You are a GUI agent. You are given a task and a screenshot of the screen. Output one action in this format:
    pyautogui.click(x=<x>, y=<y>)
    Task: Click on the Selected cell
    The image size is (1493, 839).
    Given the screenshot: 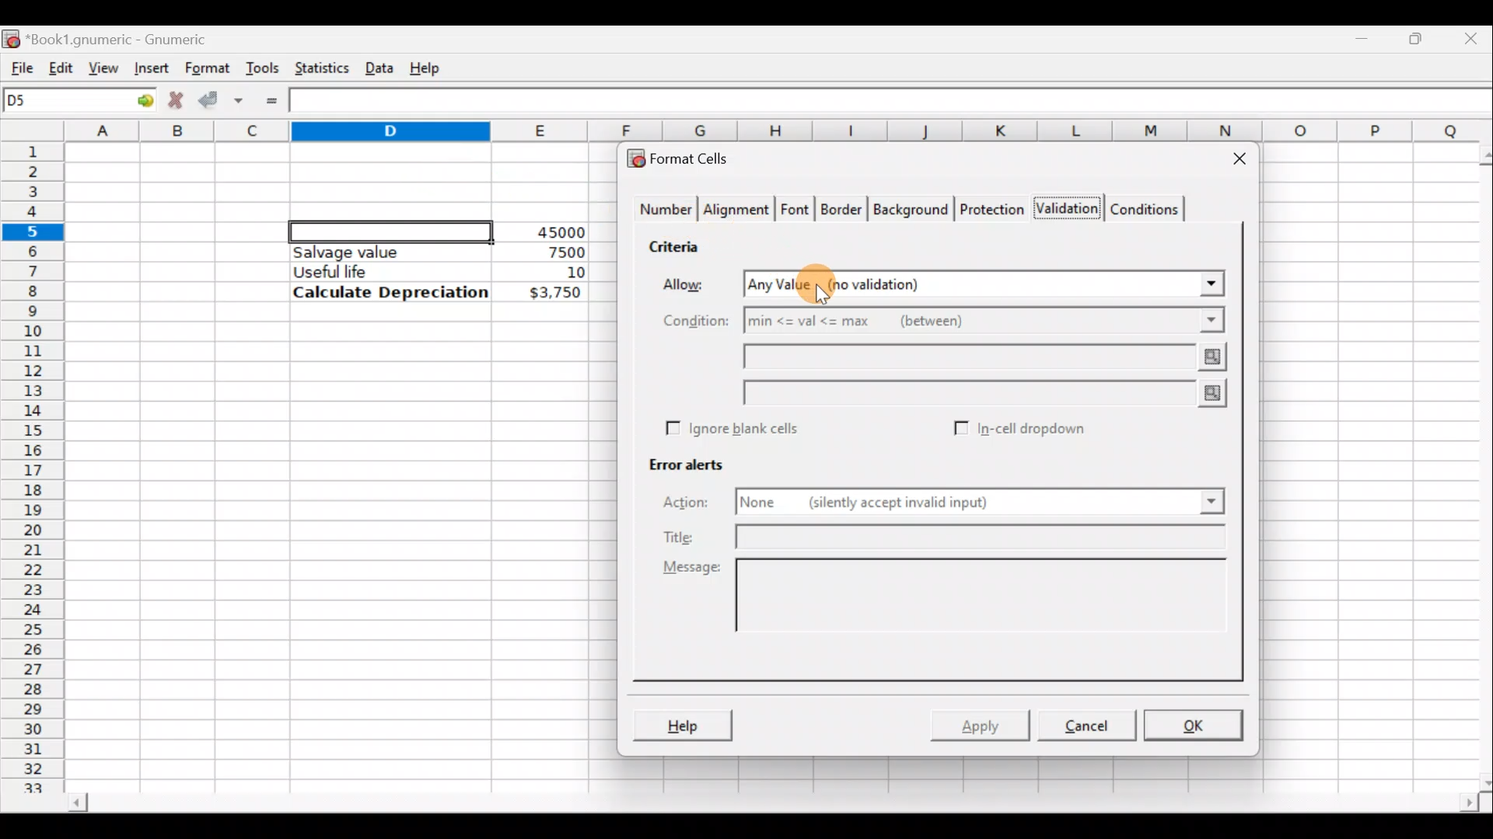 What is the action you would take?
    pyautogui.click(x=391, y=229)
    